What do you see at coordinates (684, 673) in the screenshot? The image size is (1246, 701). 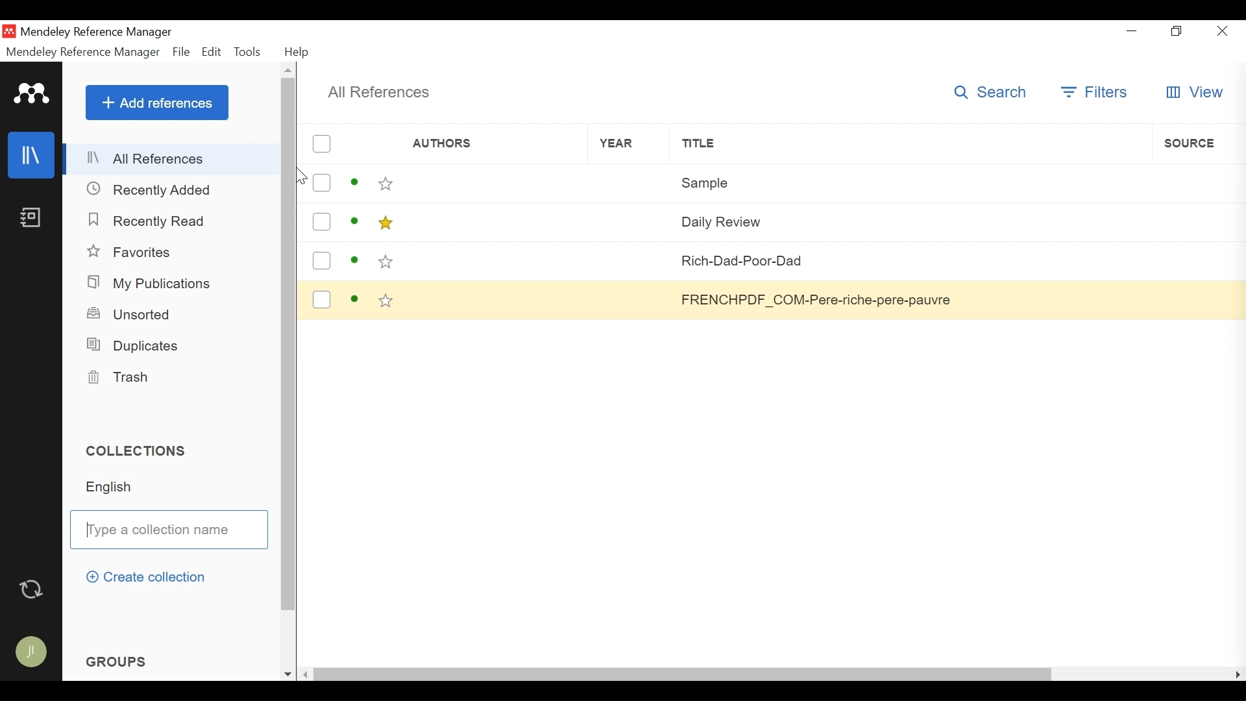 I see `Horizontal scroll bar` at bounding box center [684, 673].